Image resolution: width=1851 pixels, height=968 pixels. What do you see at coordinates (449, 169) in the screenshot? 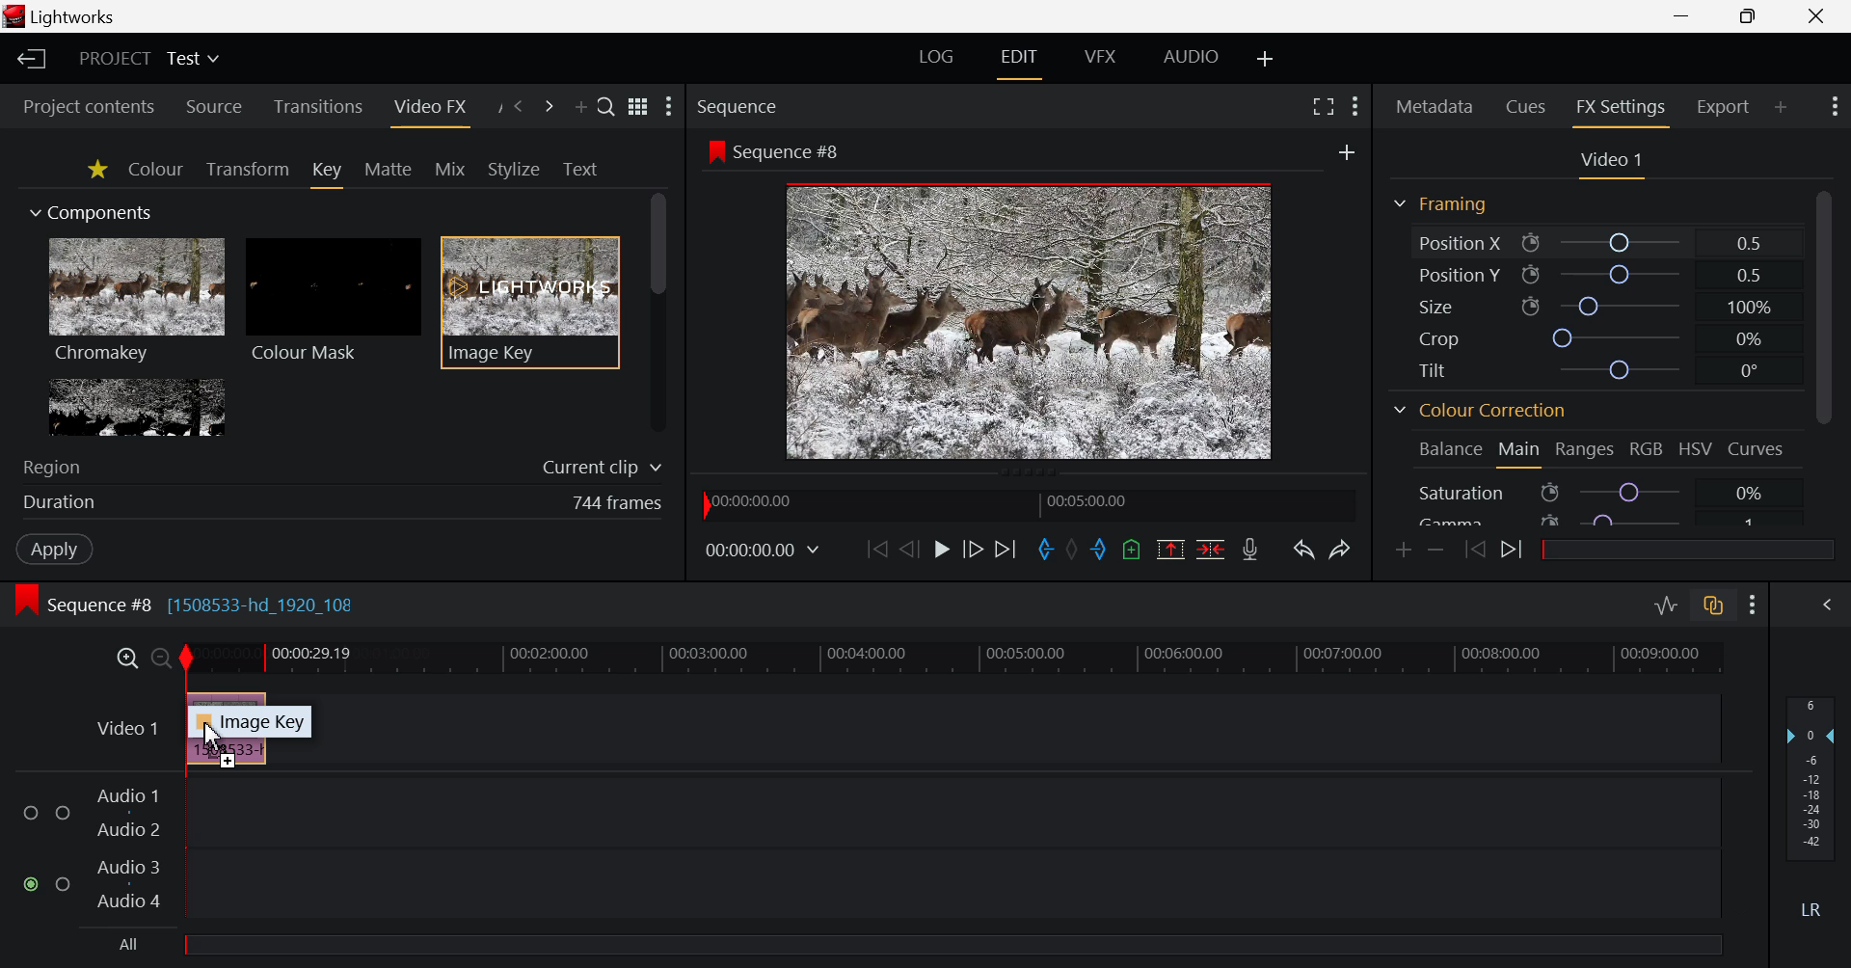
I see `Mix` at bounding box center [449, 169].